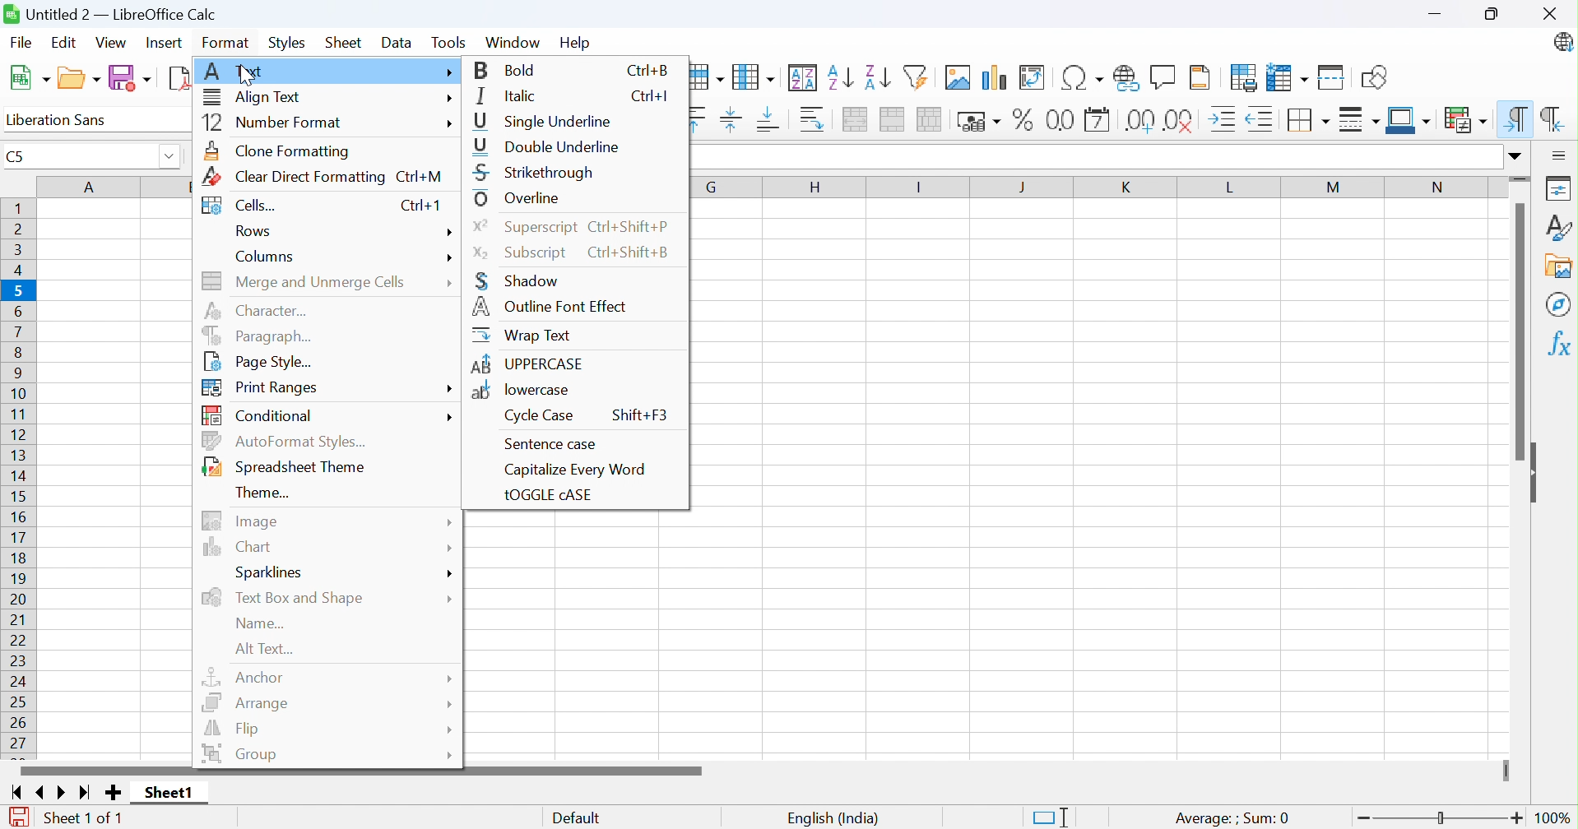 The height and width of the screenshot is (829, 1578). Describe the element at coordinates (522, 390) in the screenshot. I see `locare case` at that location.